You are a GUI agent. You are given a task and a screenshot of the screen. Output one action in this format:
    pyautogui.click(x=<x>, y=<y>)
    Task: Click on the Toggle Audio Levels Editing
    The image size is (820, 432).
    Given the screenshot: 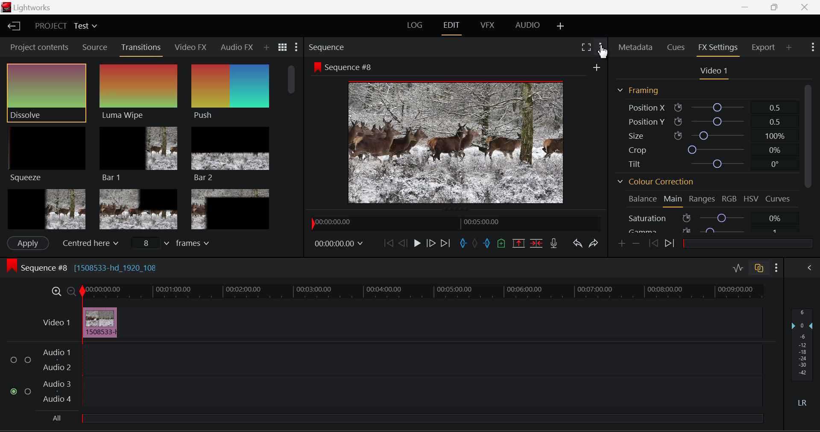 What is the action you would take?
    pyautogui.click(x=738, y=268)
    